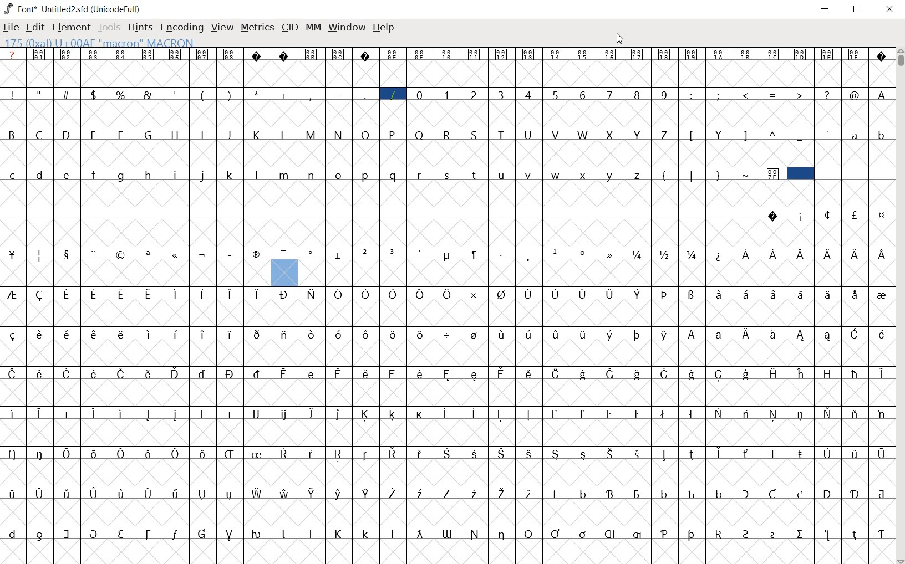 The image size is (905, 564). What do you see at coordinates (393, 294) in the screenshot?
I see `Symbol` at bounding box center [393, 294].